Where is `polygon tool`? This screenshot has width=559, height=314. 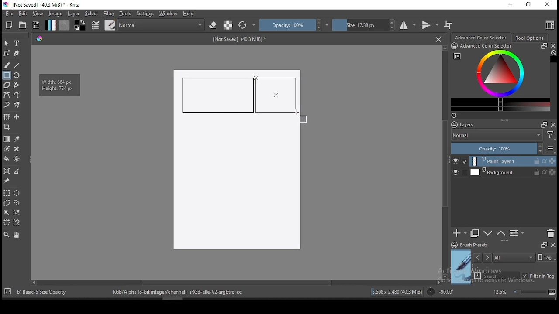 polygon tool is located at coordinates (6, 85).